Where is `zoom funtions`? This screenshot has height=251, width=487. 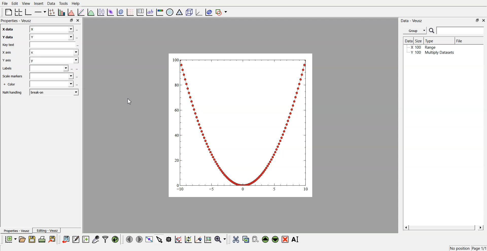
zoom funtions is located at coordinates (220, 240).